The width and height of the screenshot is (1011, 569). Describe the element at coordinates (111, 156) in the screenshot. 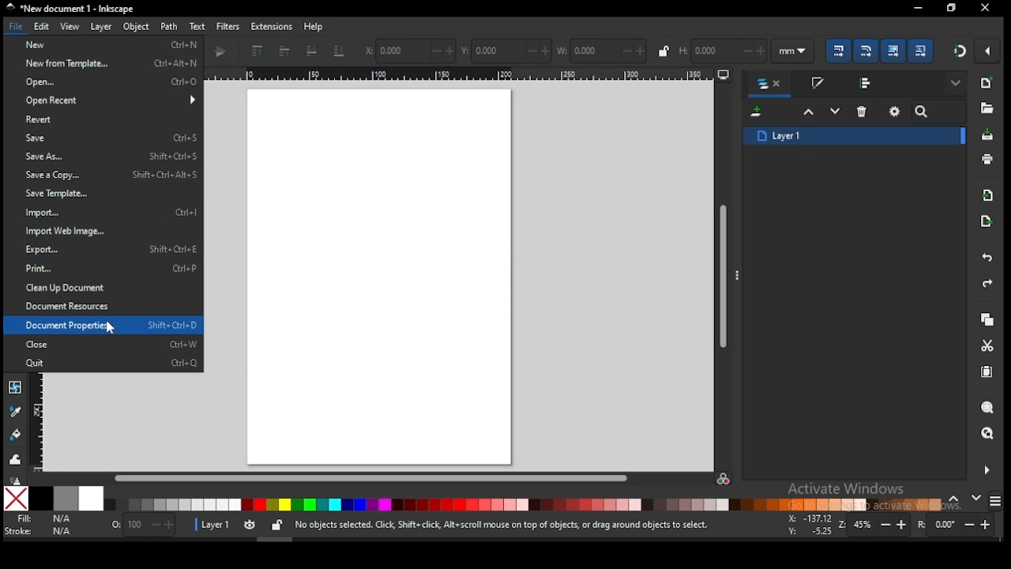

I see `save as` at that location.